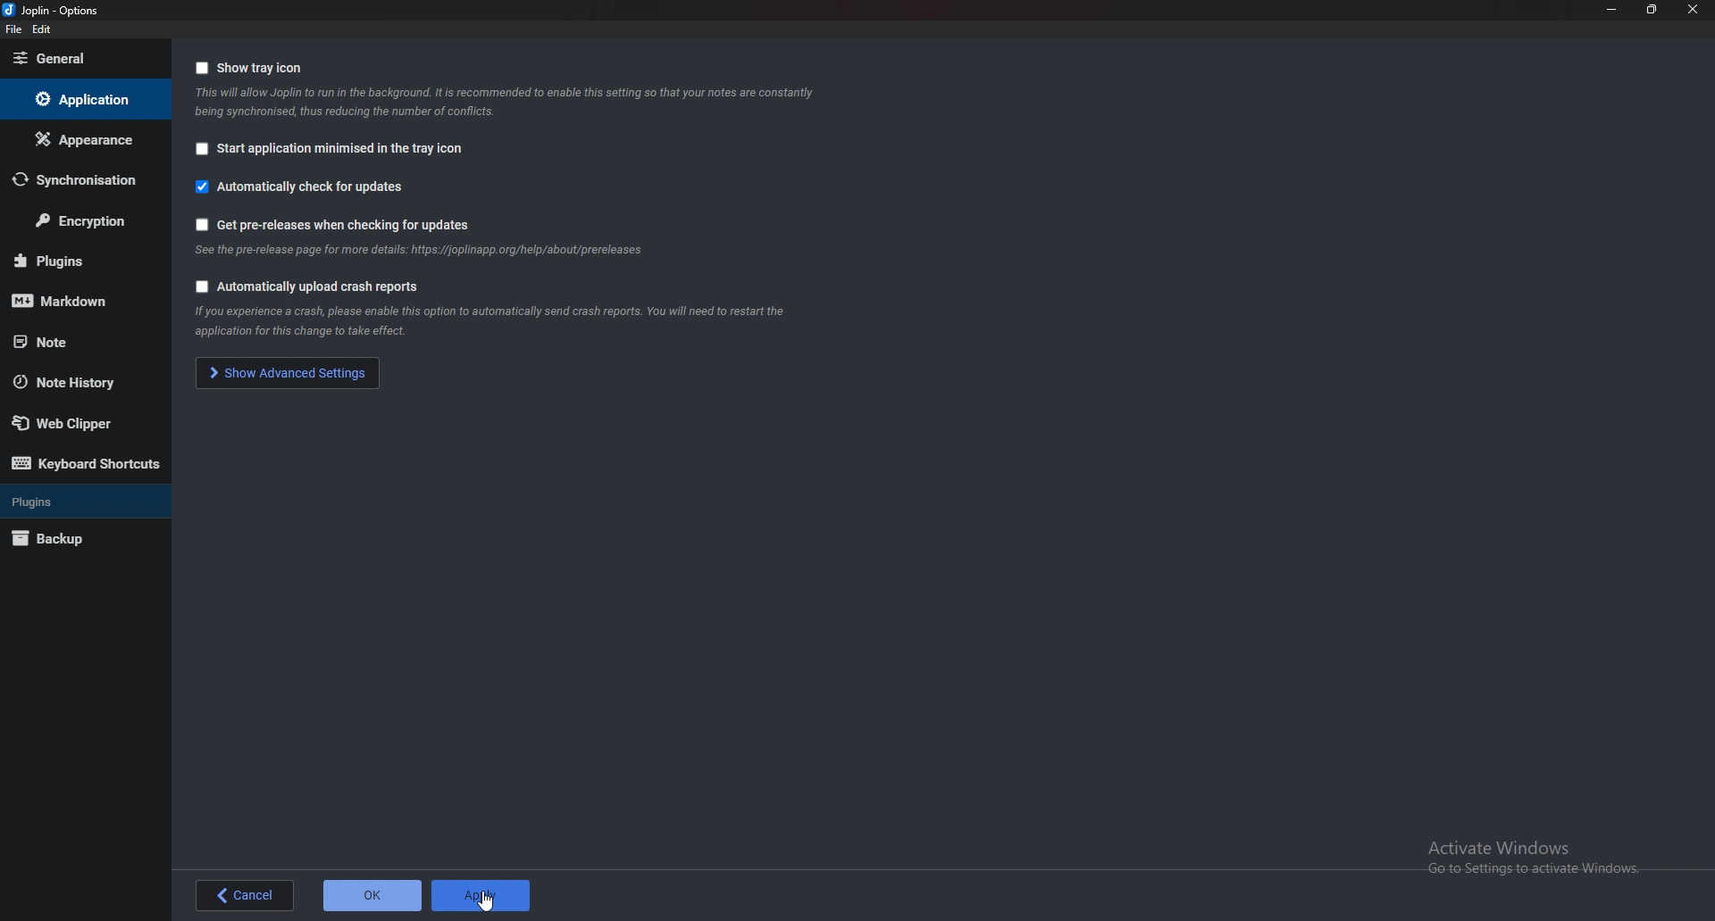 This screenshot has width=1715, height=921. What do you see at coordinates (201, 69) in the screenshot?
I see `Checkbox ` at bounding box center [201, 69].